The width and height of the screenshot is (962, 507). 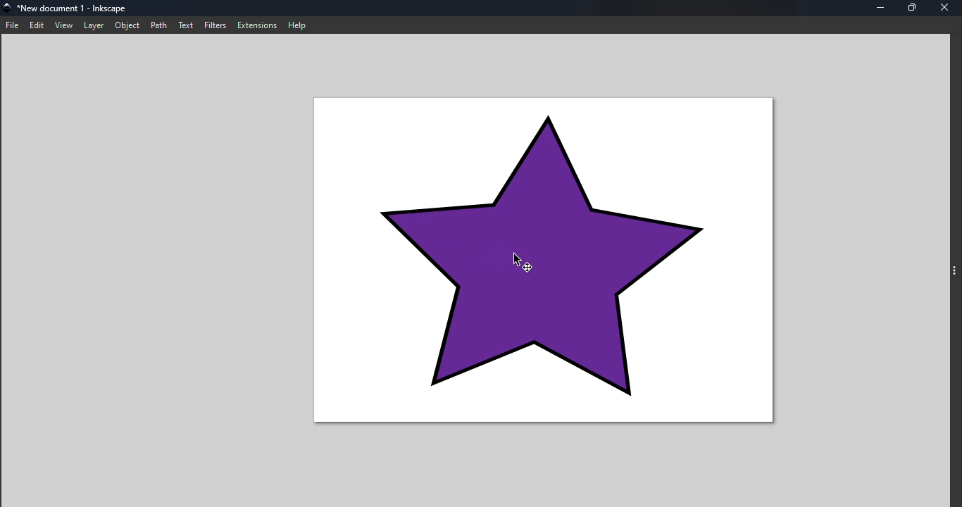 I want to click on Edit, so click(x=37, y=25).